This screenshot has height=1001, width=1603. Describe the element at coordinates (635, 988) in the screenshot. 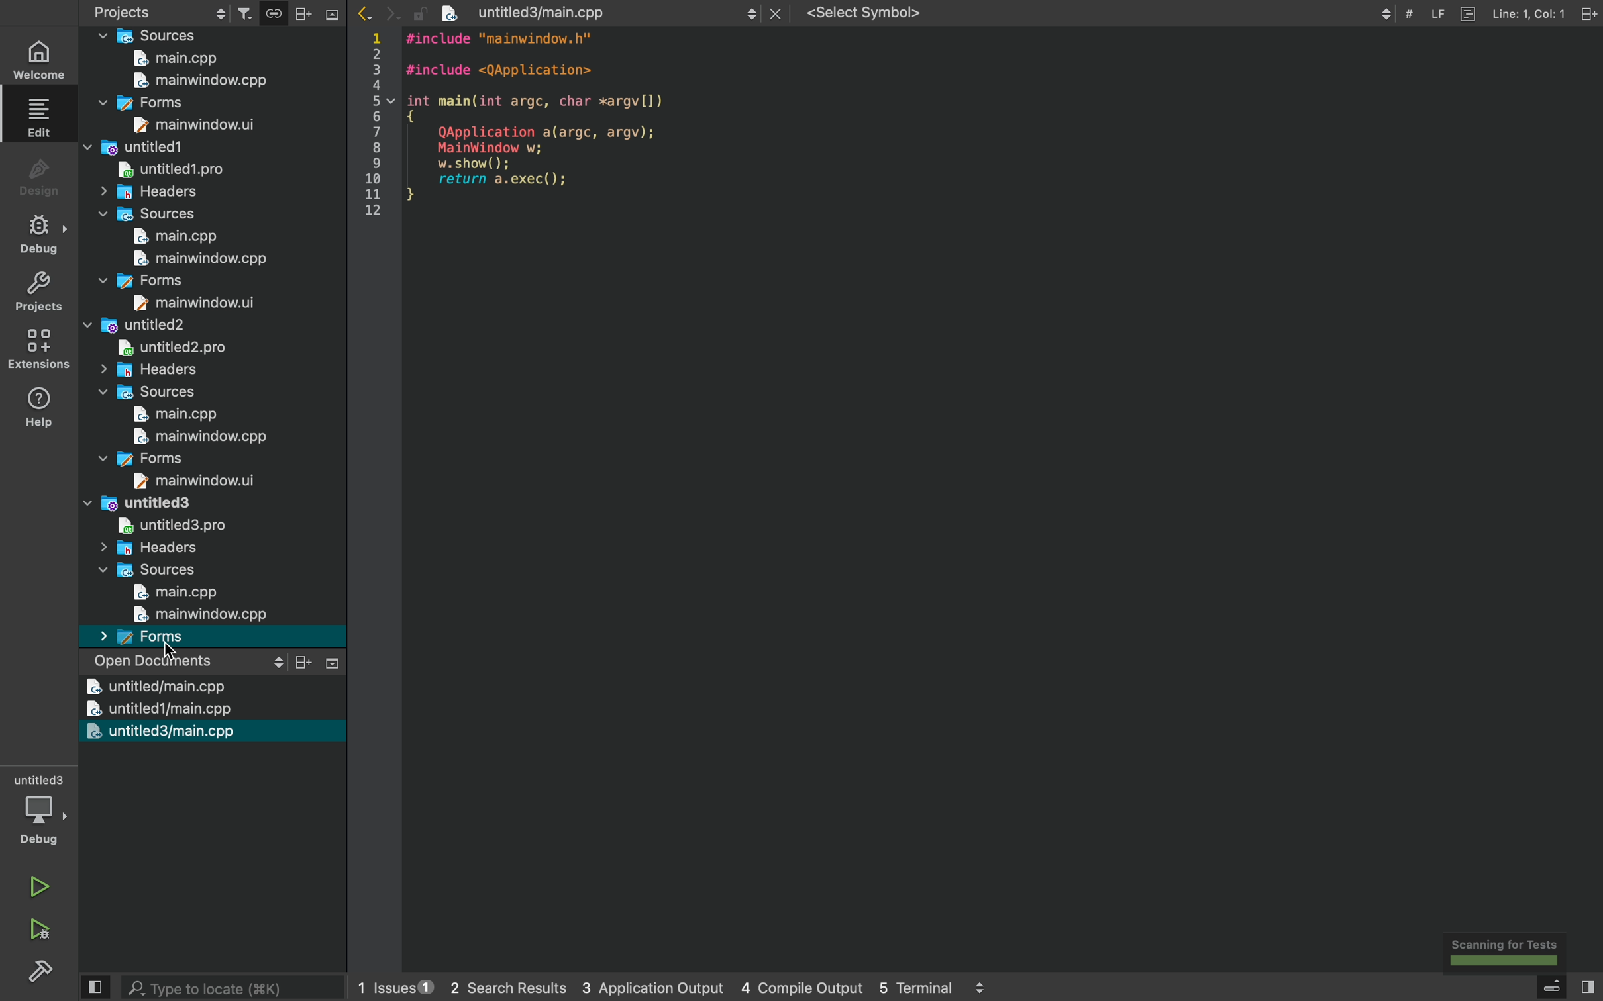

I see `3 application output` at that location.